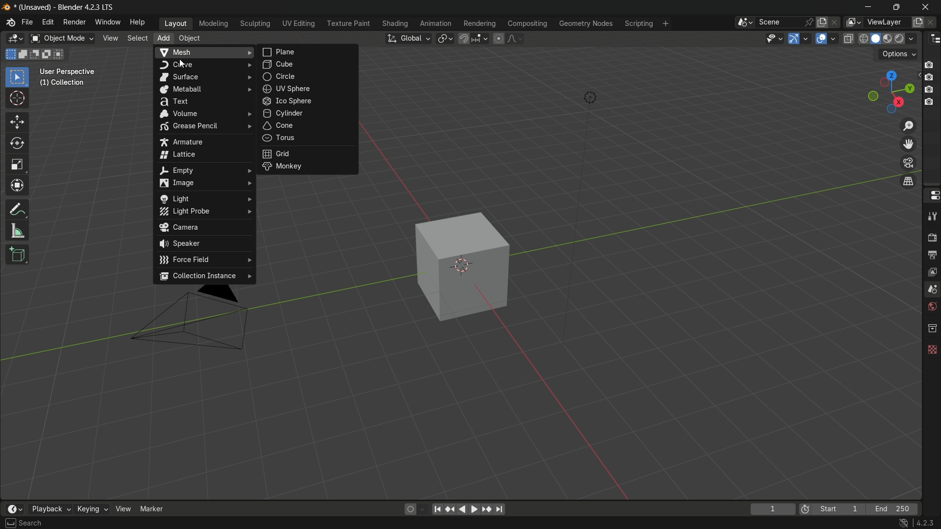  Describe the element at coordinates (204, 77) in the screenshot. I see `surface` at that location.